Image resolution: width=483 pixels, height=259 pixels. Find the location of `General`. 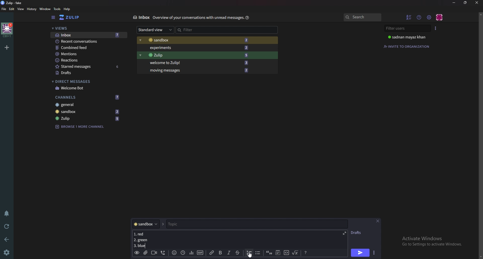

General is located at coordinates (88, 105).